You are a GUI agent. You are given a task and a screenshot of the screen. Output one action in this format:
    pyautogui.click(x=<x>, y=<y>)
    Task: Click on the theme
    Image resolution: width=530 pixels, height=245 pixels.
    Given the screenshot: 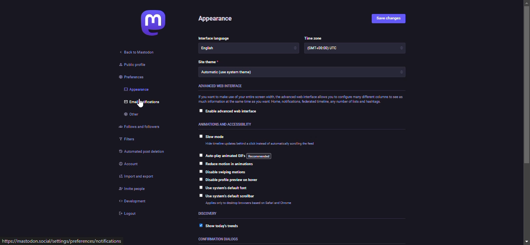 What is the action you would take?
    pyautogui.click(x=208, y=62)
    